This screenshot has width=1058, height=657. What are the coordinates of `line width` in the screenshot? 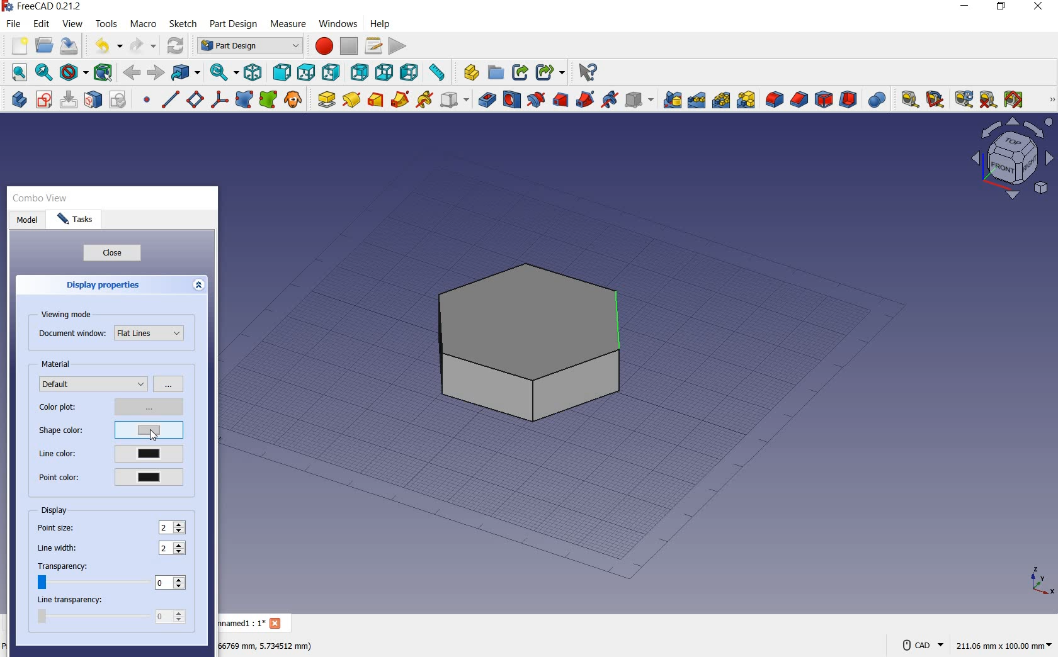 It's located at (60, 550).